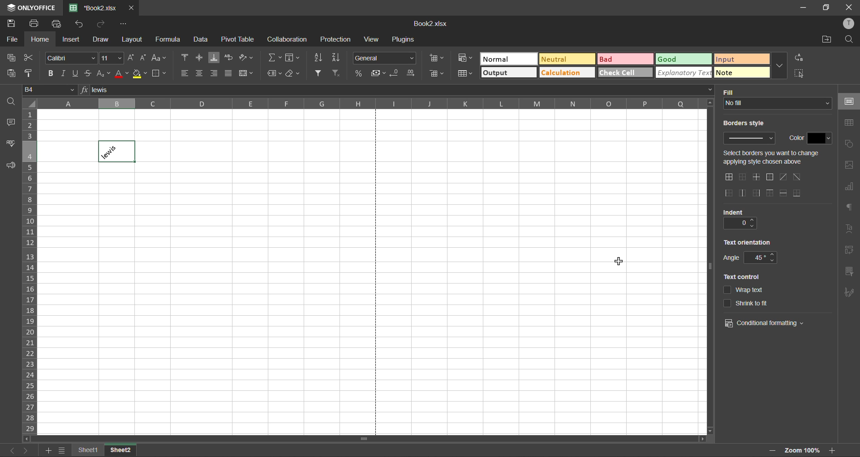 This screenshot has height=457, width=860. What do you see at coordinates (160, 59) in the screenshot?
I see `change case` at bounding box center [160, 59].